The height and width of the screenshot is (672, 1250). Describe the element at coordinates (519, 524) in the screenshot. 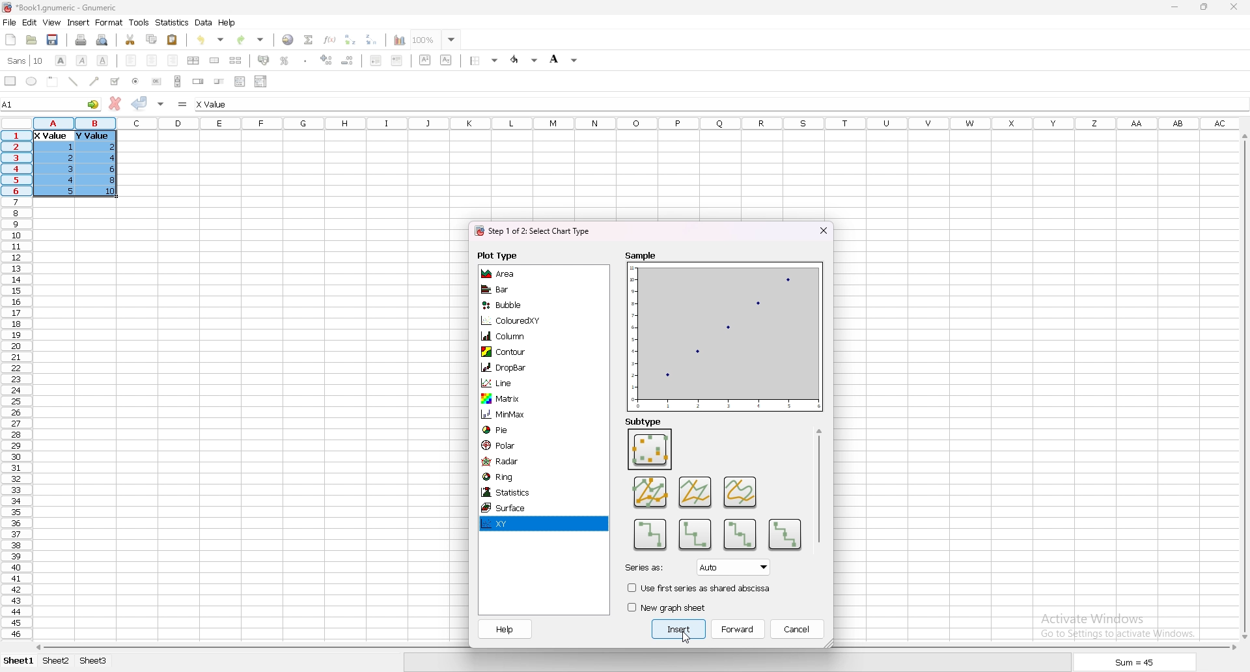

I see `xy` at that location.